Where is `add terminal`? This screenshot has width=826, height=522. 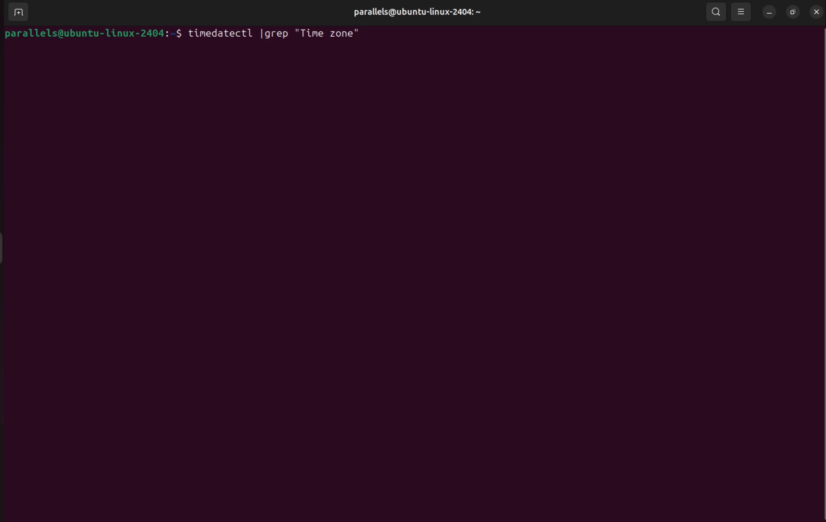 add terminal is located at coordinates (18, 12).